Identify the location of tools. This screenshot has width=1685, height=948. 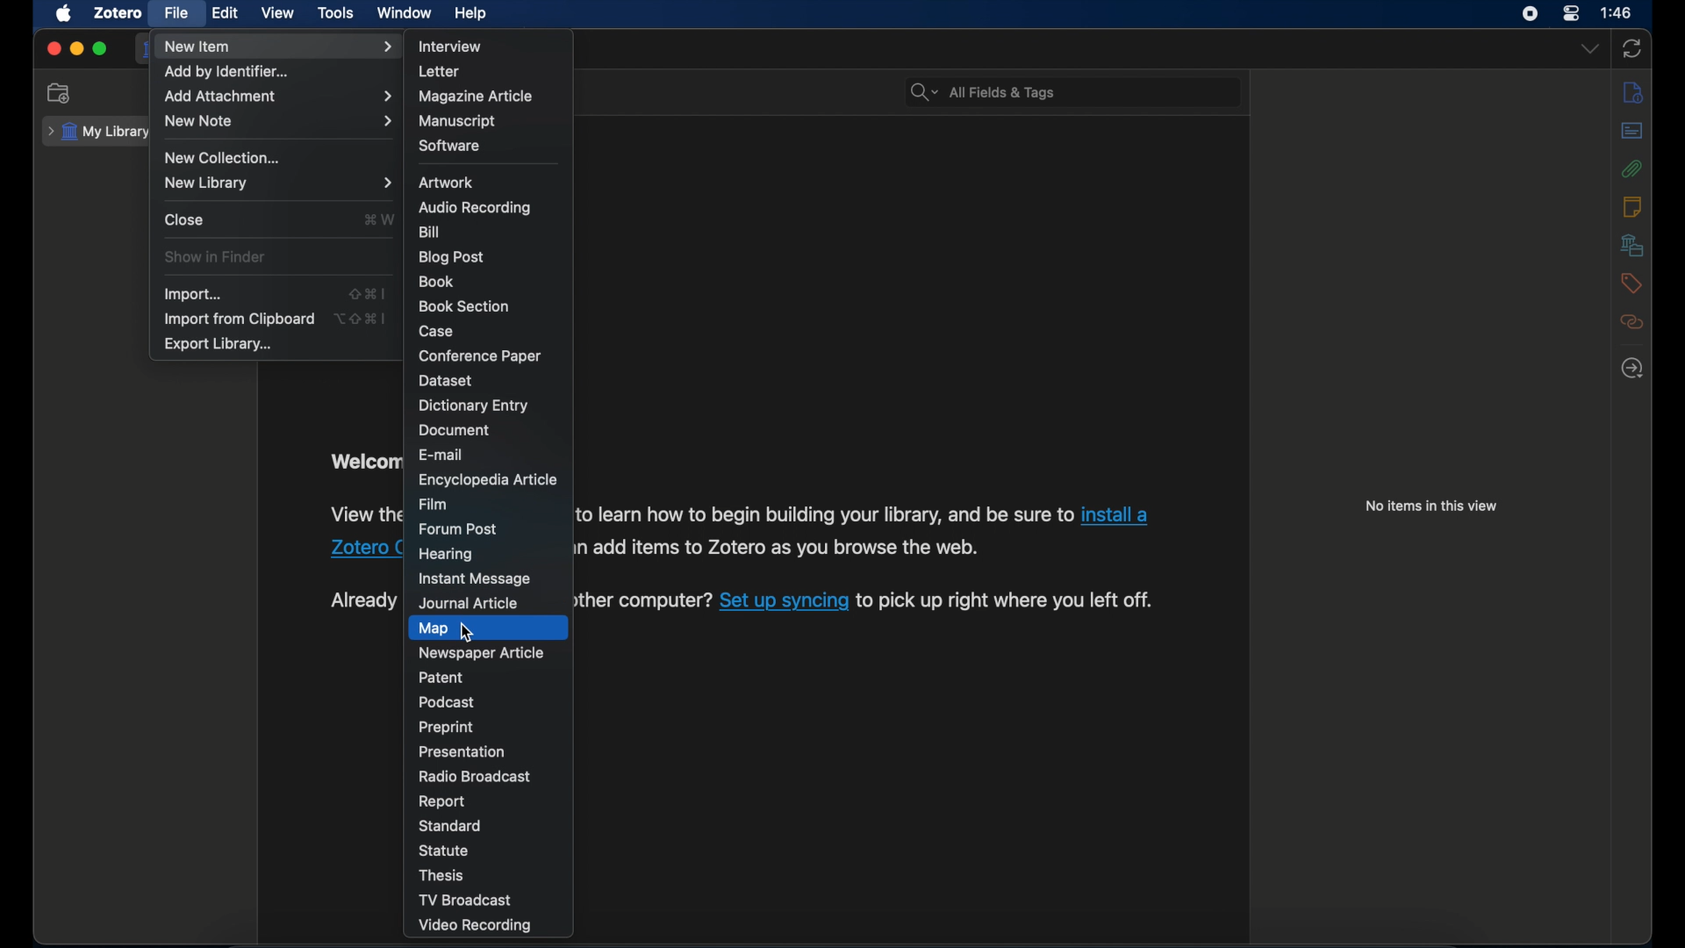
(335, 11).